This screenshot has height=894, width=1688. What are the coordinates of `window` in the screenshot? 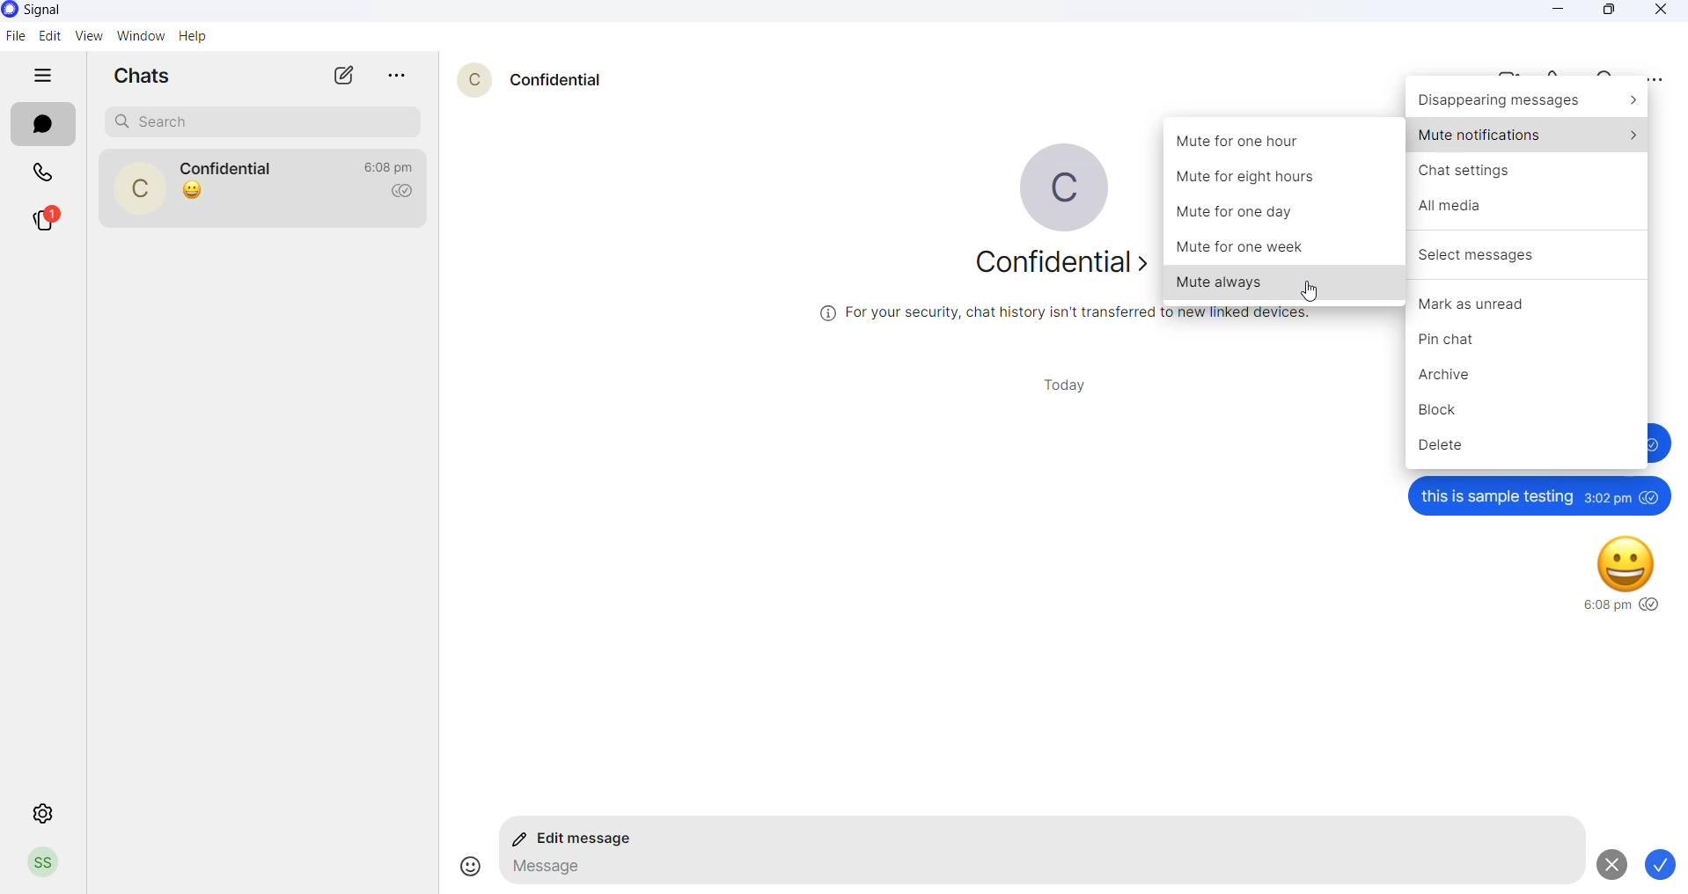 It's located at (137, 38).